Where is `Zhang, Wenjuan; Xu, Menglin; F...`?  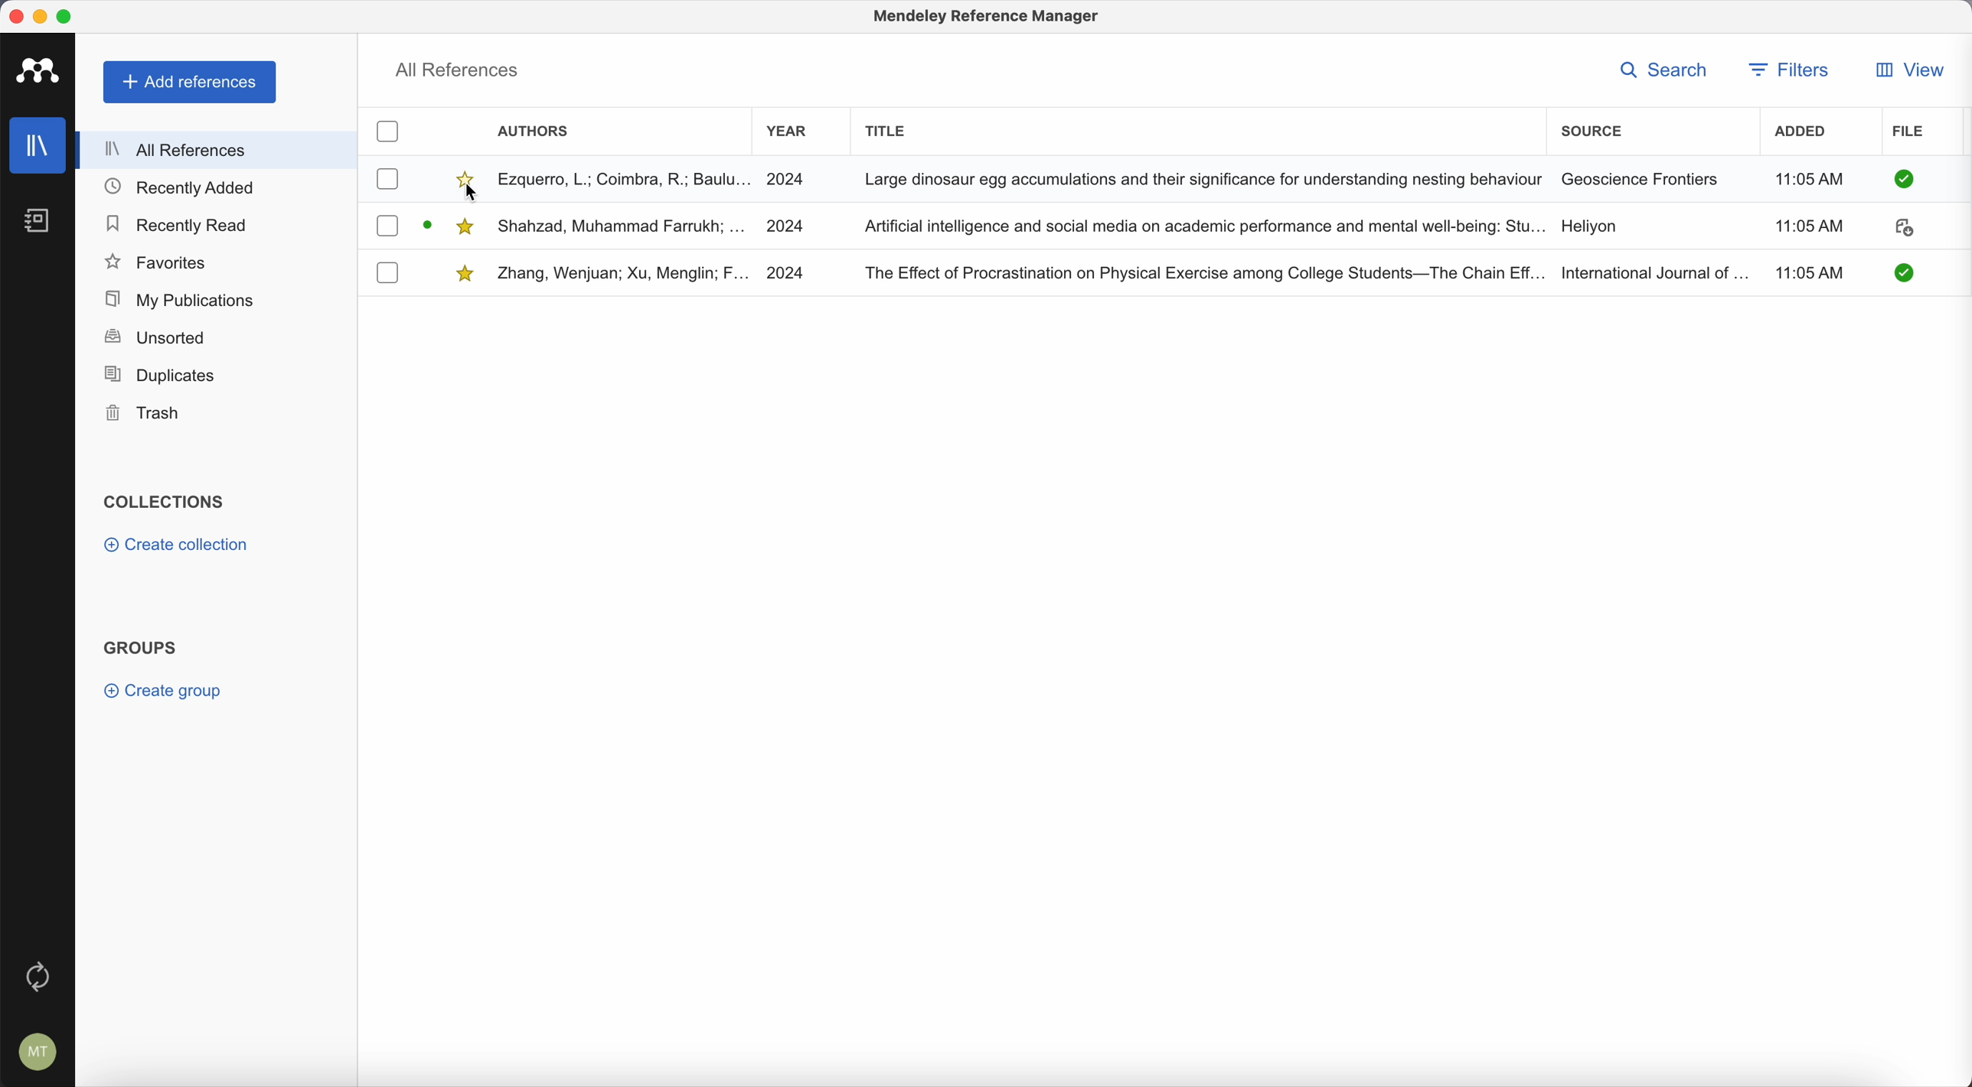
Zhang, Wenjuan; Xu, Menglin; F... is located at coordinates (625, 275).